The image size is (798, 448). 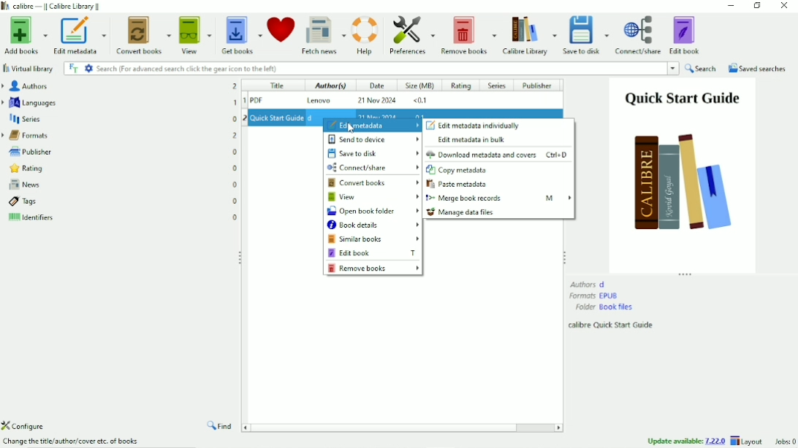 What do you see at coordinates (529, 34) in the screenshot?
I see `Calibre library` at bounding box center [529, 34].